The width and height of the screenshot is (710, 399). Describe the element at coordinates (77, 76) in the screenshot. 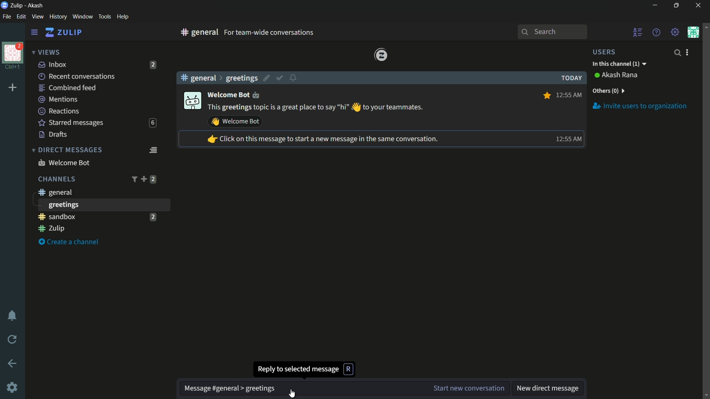

I see `recent conversation` at that location.